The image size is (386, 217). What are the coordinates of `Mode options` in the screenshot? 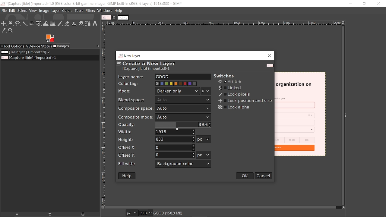 It's located at (206, 92).